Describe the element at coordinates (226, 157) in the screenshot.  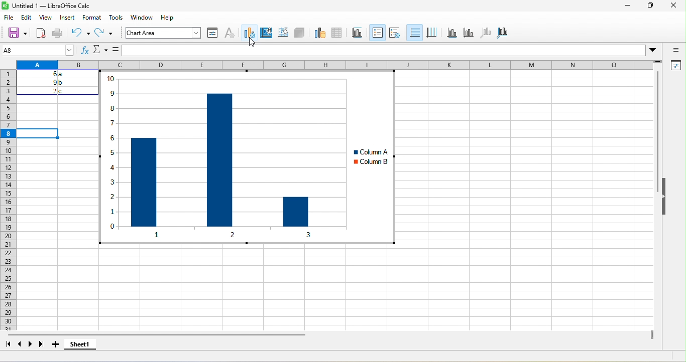
I see `chart` at that location.